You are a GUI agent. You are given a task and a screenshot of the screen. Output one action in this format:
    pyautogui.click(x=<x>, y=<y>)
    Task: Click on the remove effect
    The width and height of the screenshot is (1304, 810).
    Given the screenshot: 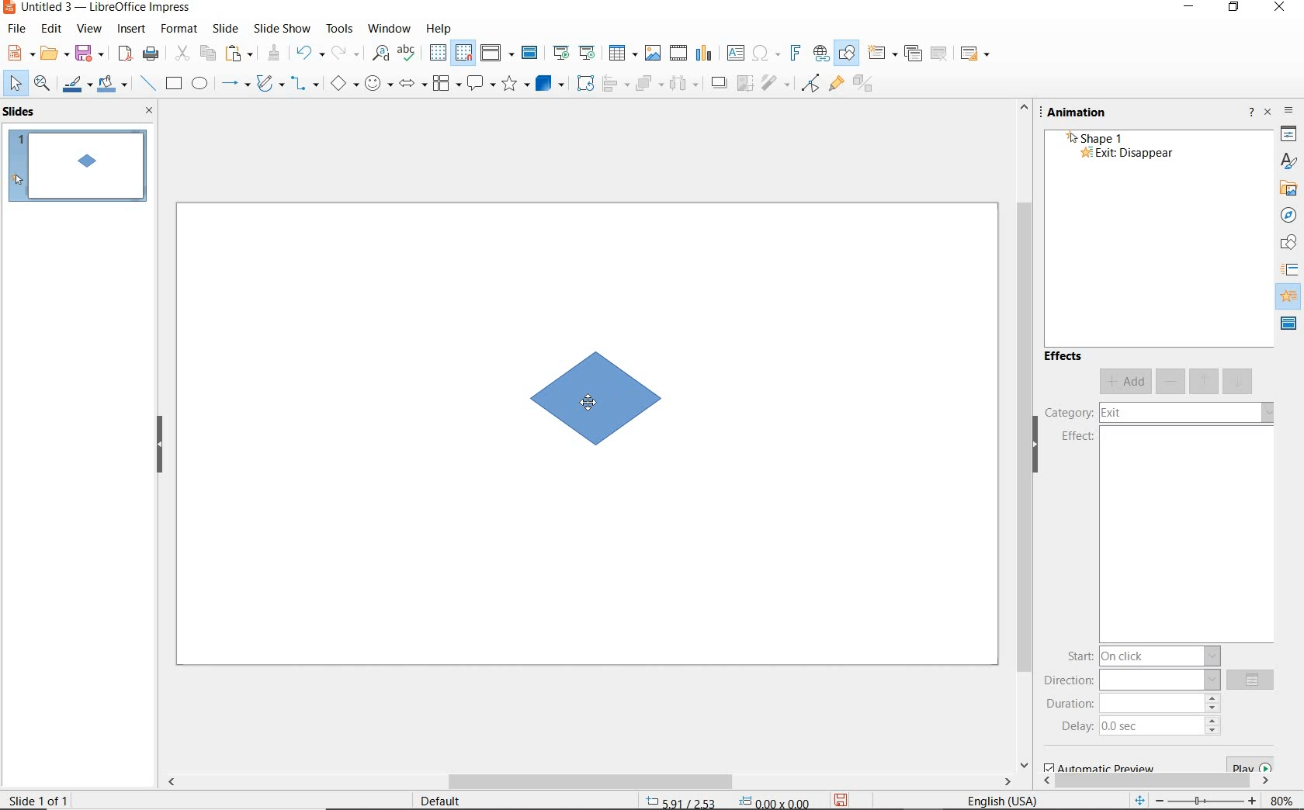 What is the action you would take?
    pyautogui.click(x=1170, y=382)
    